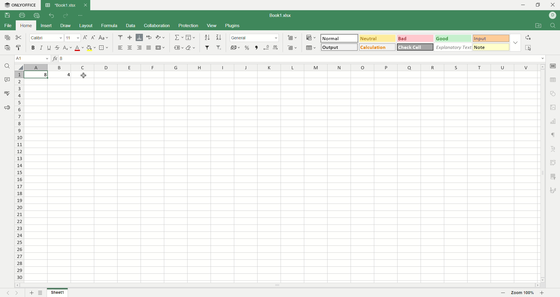 The height and width of the screenshot is (297, 560). What do you see at coordinates (22, 15) in the screenshot?
I see `print` at bounding box center [22, 15].